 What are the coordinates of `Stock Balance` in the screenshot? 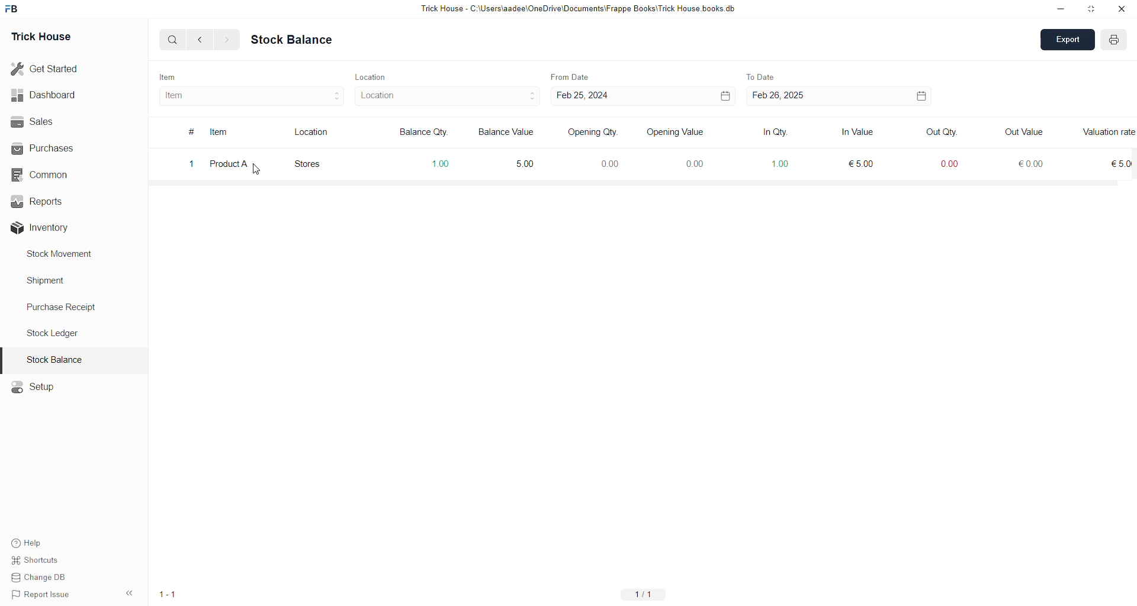 It's located at (57, 360).